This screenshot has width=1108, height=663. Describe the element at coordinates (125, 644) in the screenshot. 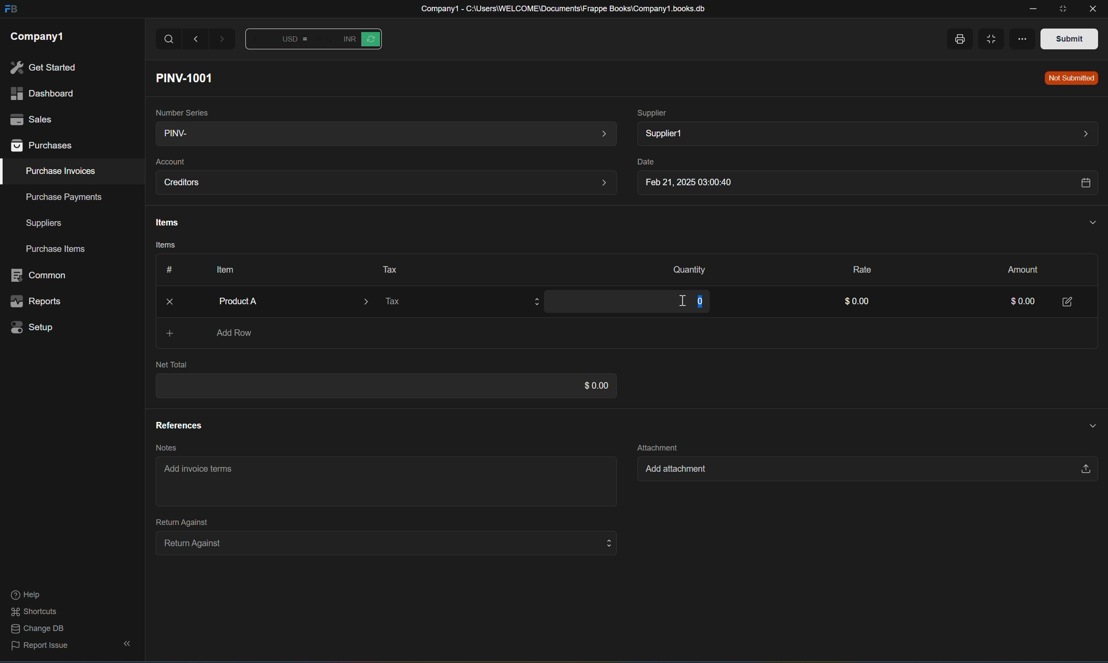

I see `hide` at that location.